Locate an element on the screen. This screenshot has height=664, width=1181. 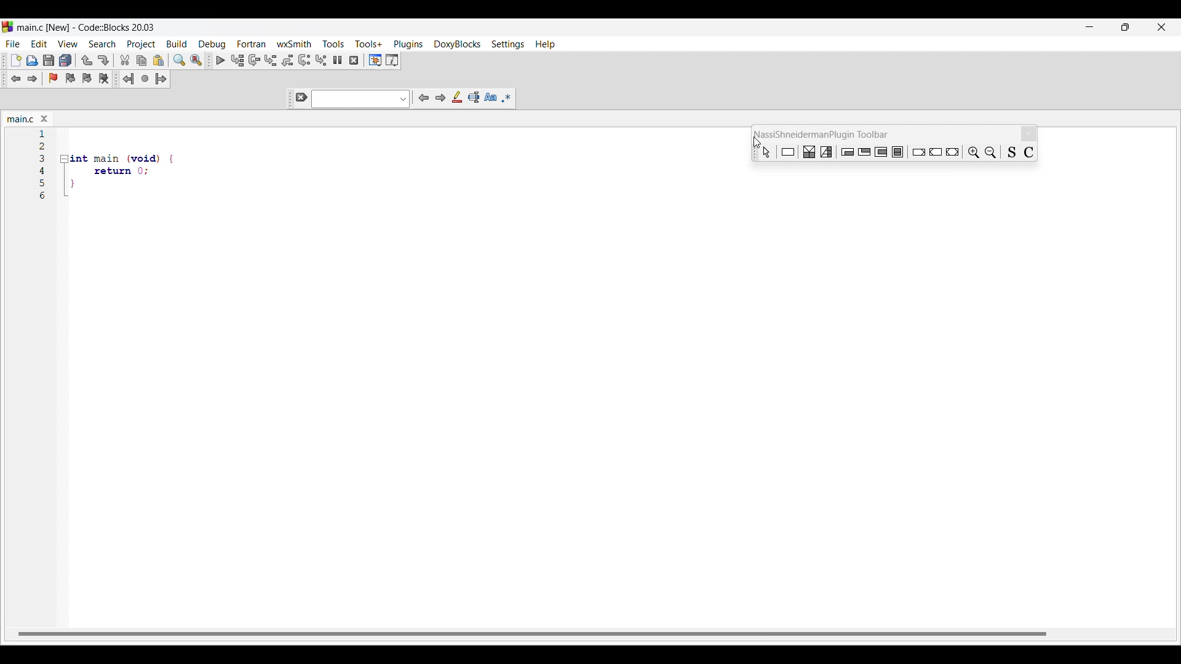
 is located at coordinates (42, 146).